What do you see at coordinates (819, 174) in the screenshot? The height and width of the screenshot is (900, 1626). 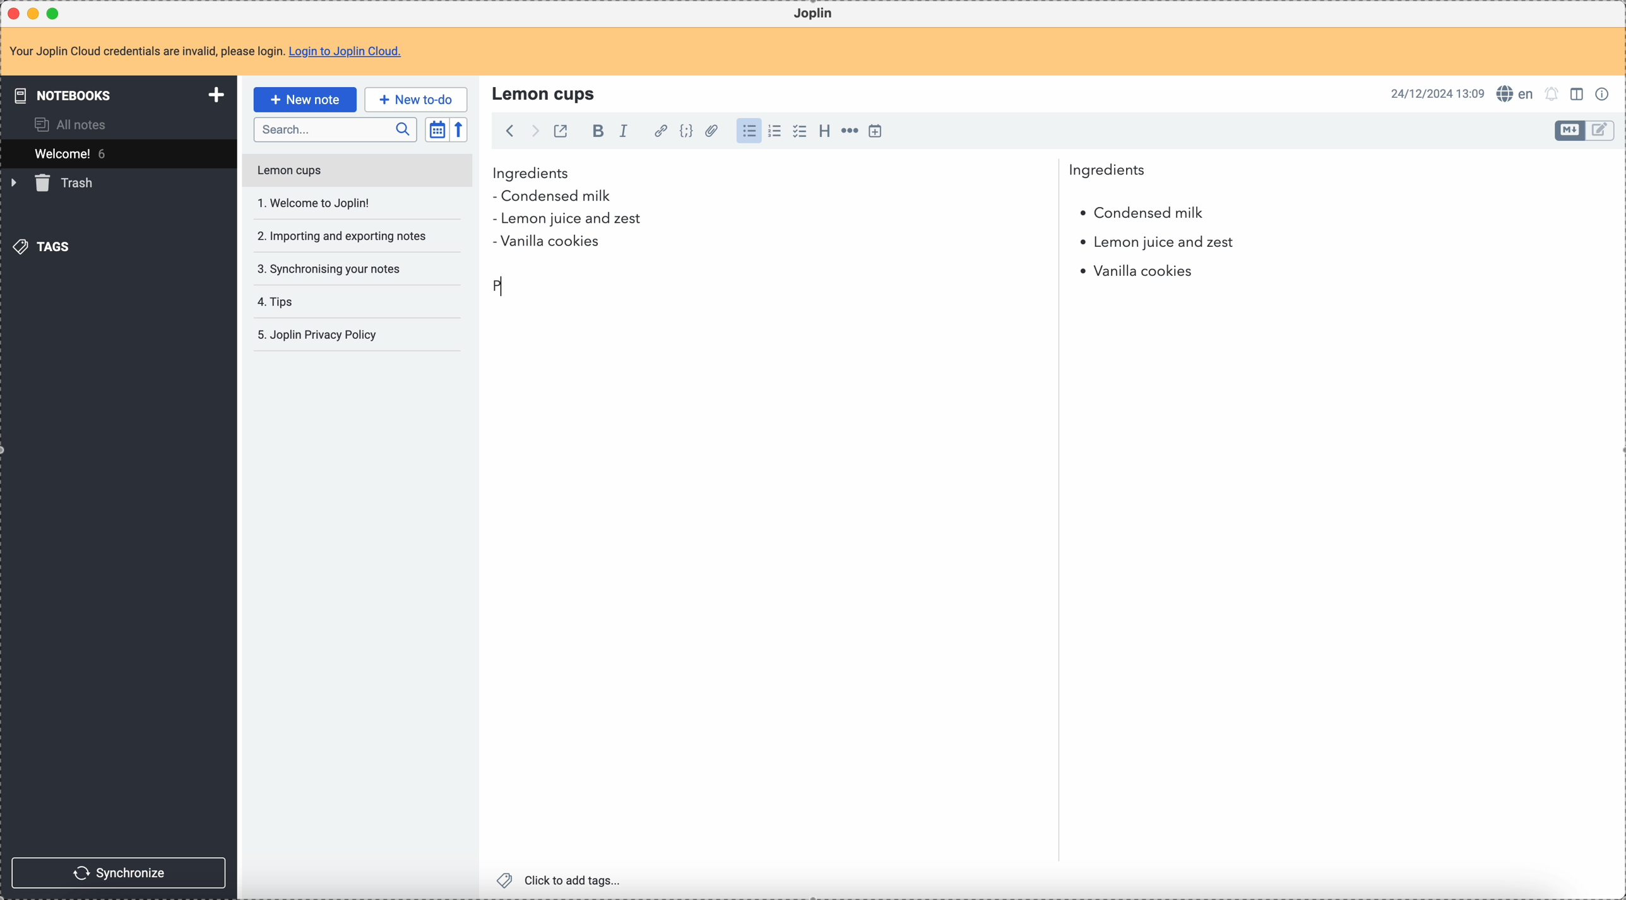 I see `ingredients` at bounding box center [819, 174].